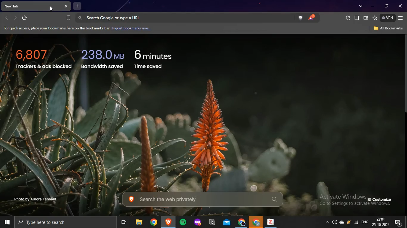  Describe the element at coordinates (349, 221) in the screenshot. I see `winamp agent` at that location.